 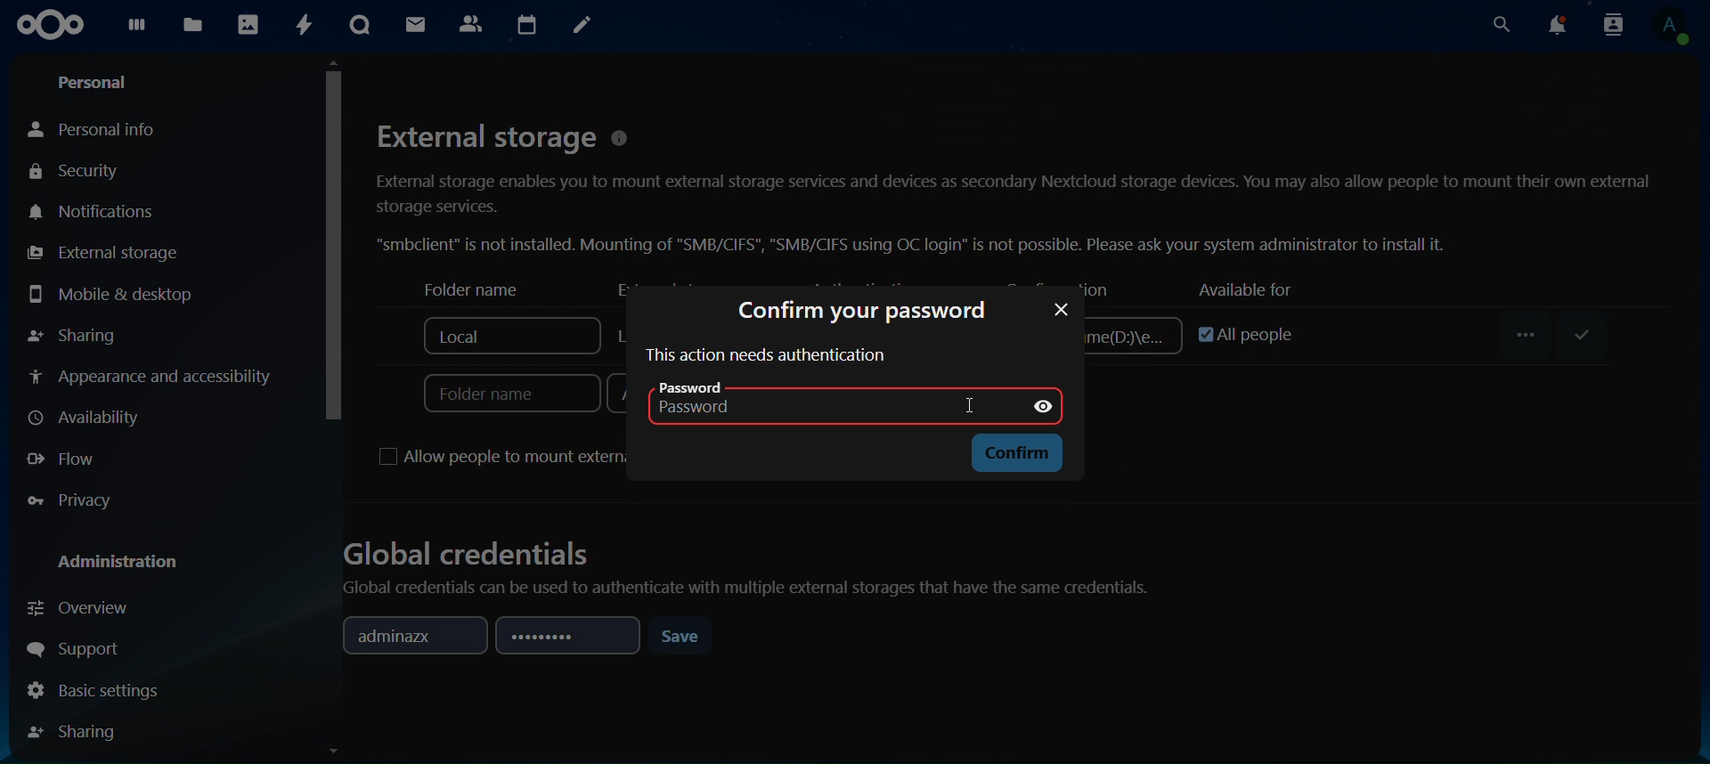 I want to click on this action need authentication, so click(x=765, y=356).